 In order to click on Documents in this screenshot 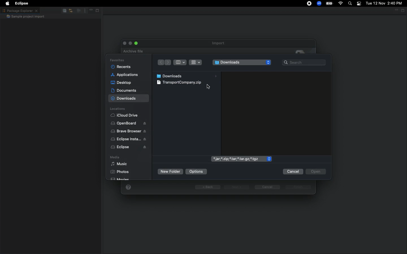, I will do `click(124, 90)`.